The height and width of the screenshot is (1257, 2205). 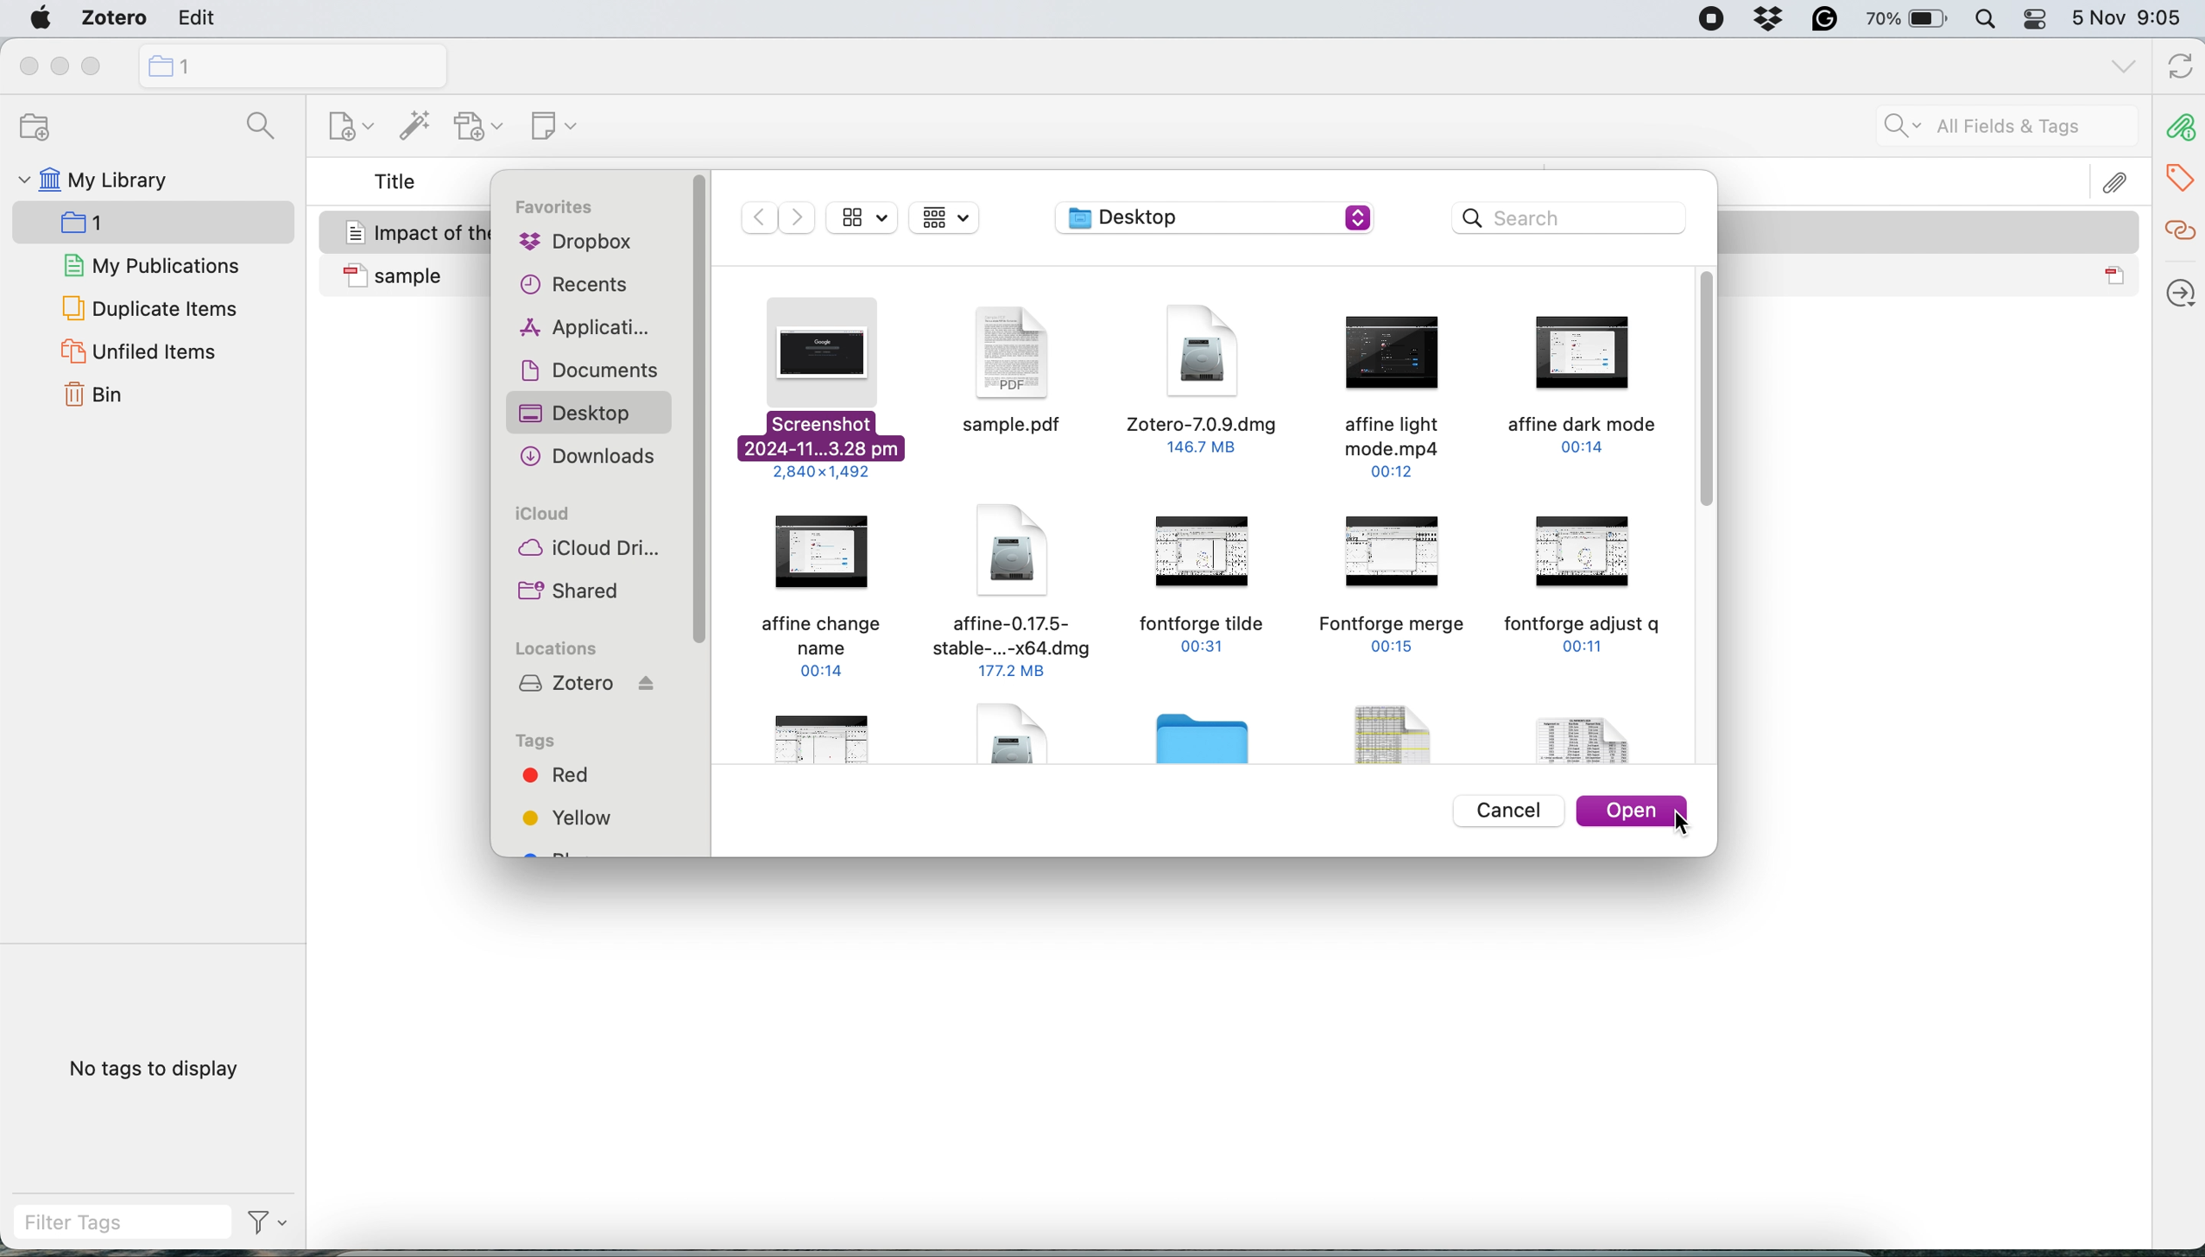 What do you see at coordinates (589, 455) in the screenshot?
I see `downloads` at bounding box center [589, 455].